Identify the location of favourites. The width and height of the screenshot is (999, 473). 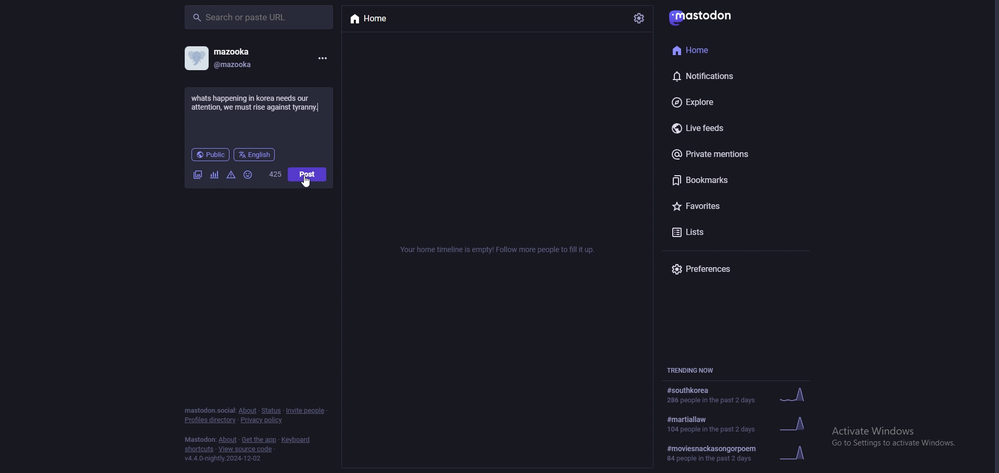
(731, 208).